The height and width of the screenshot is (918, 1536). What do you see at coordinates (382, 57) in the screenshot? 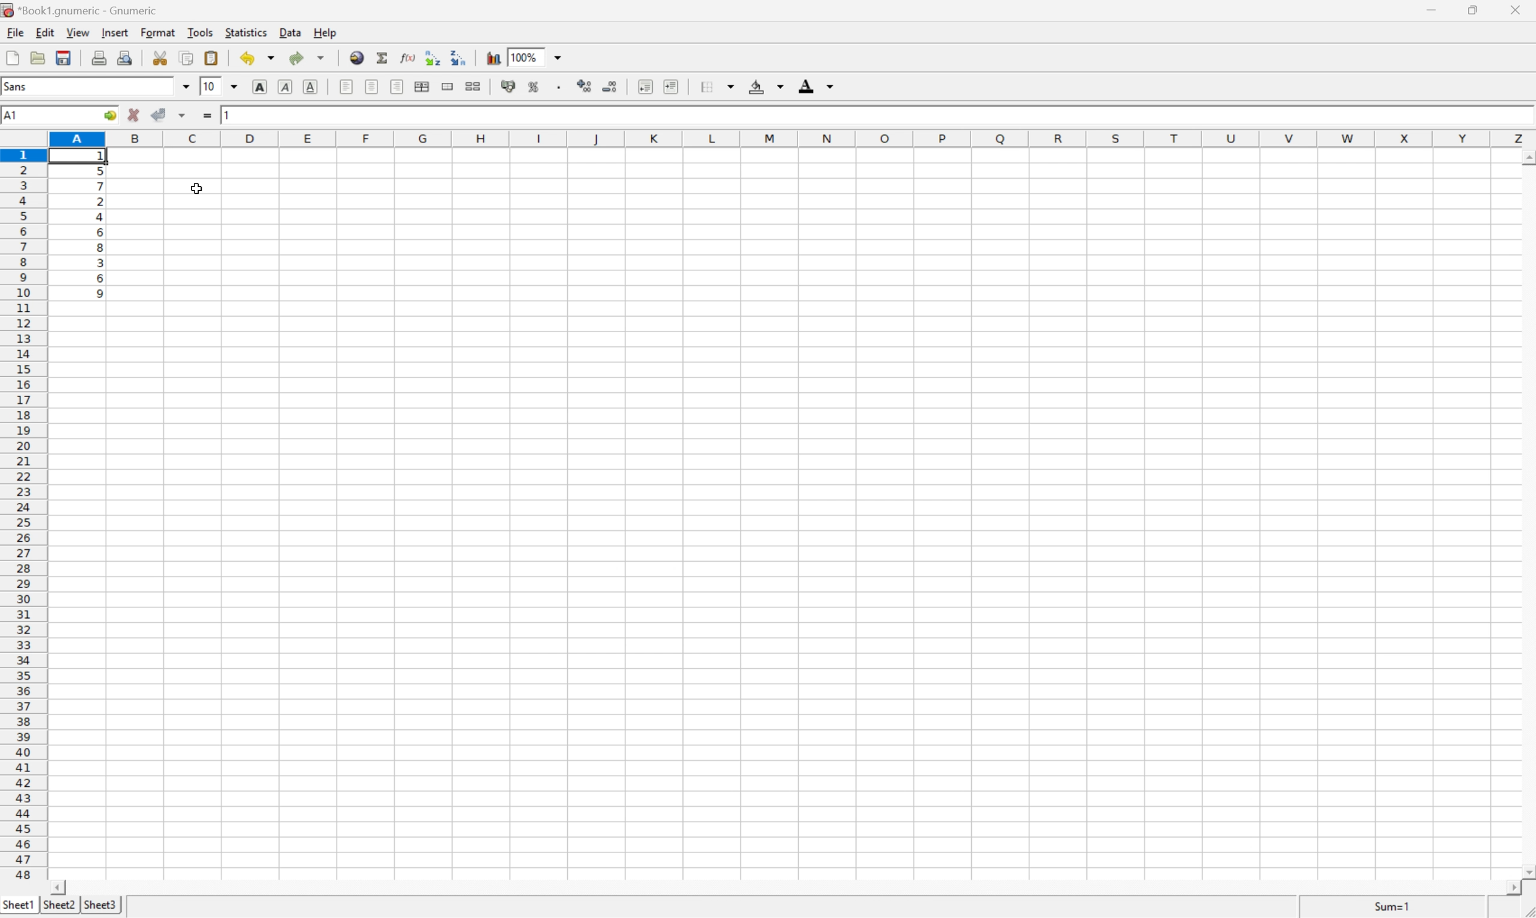
I see `sum in current cell` at bounding box center [382, 57].